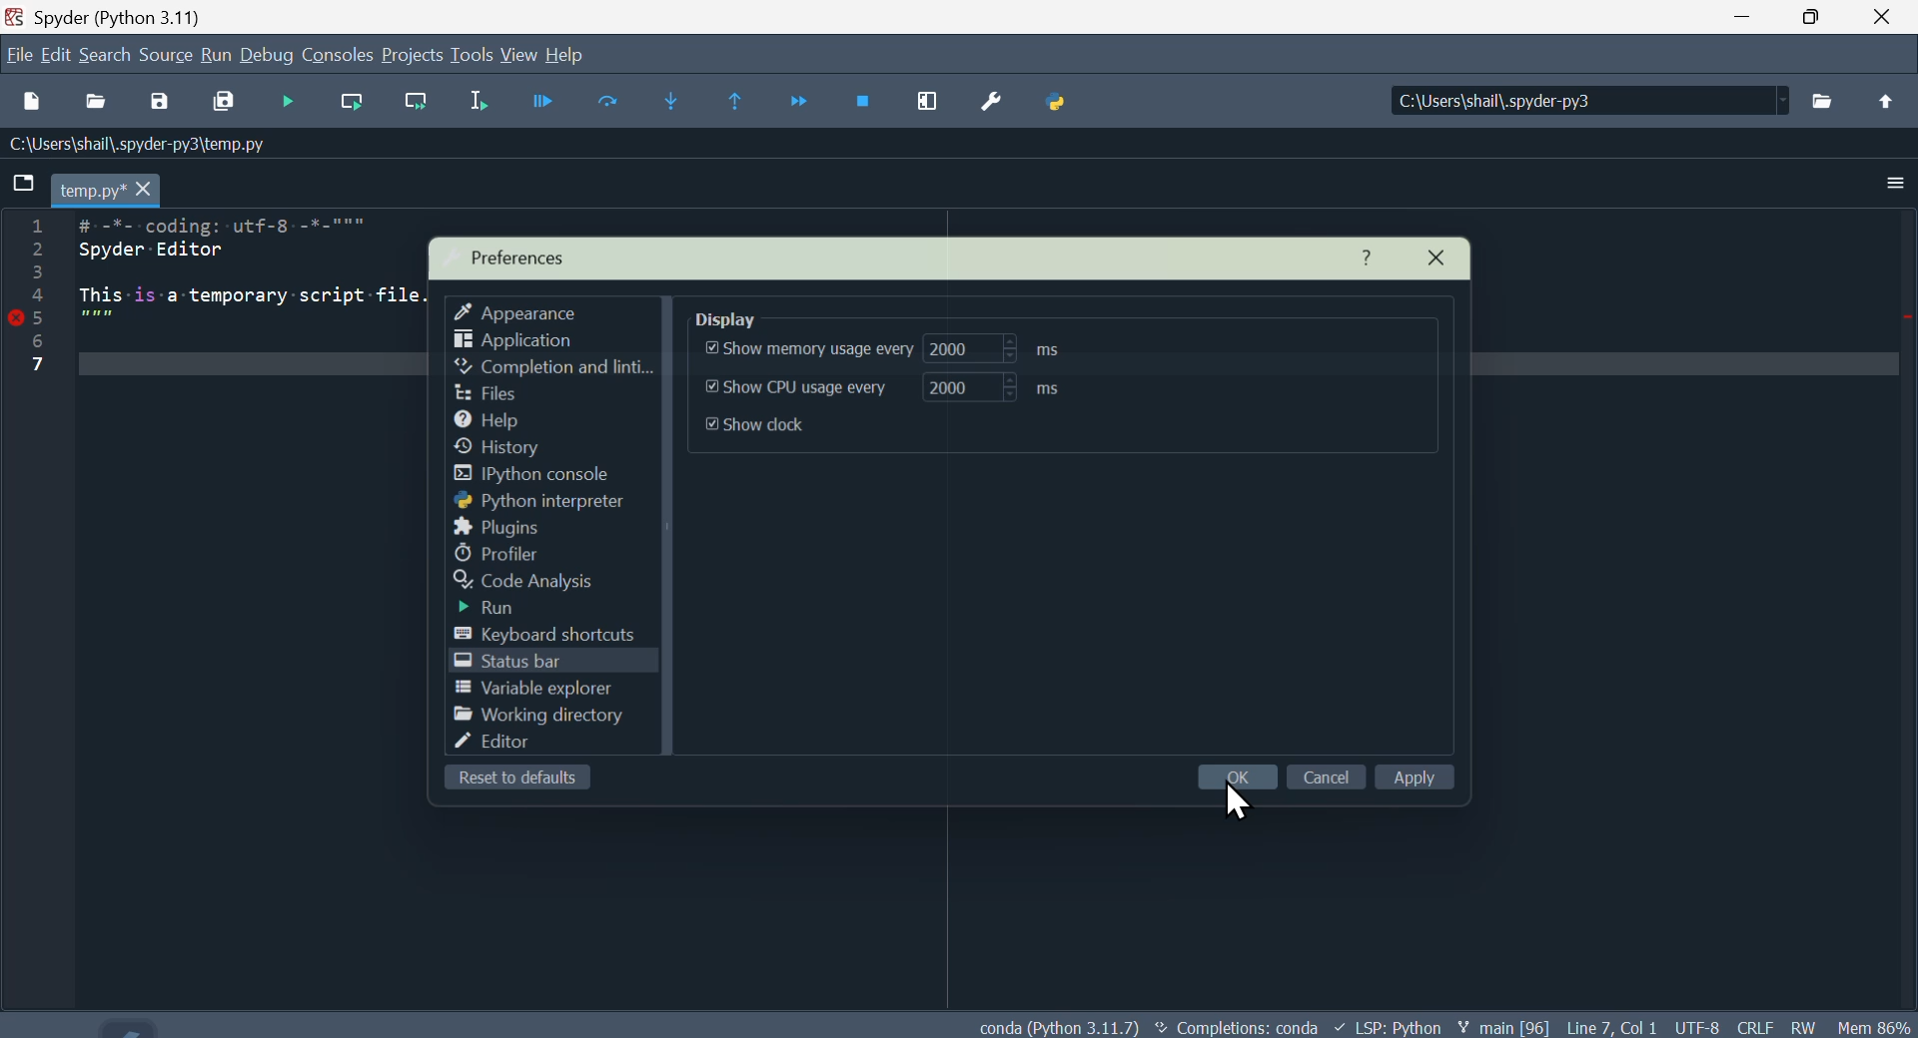  What do you see at coordinates (1882, 98) in the screenshot?
I see `upload` at bounding box center [1882, 98].